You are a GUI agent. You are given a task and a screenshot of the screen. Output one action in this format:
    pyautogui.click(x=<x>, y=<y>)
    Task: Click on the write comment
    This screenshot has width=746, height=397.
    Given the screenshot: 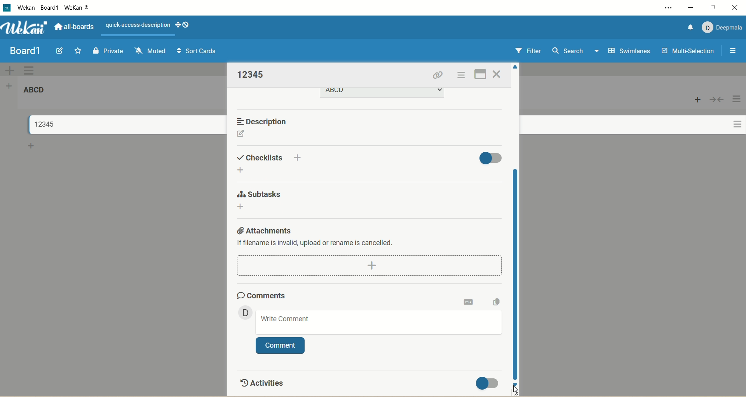 What is the action you would take?
    pyautogui.click(x=377, y=324)
    